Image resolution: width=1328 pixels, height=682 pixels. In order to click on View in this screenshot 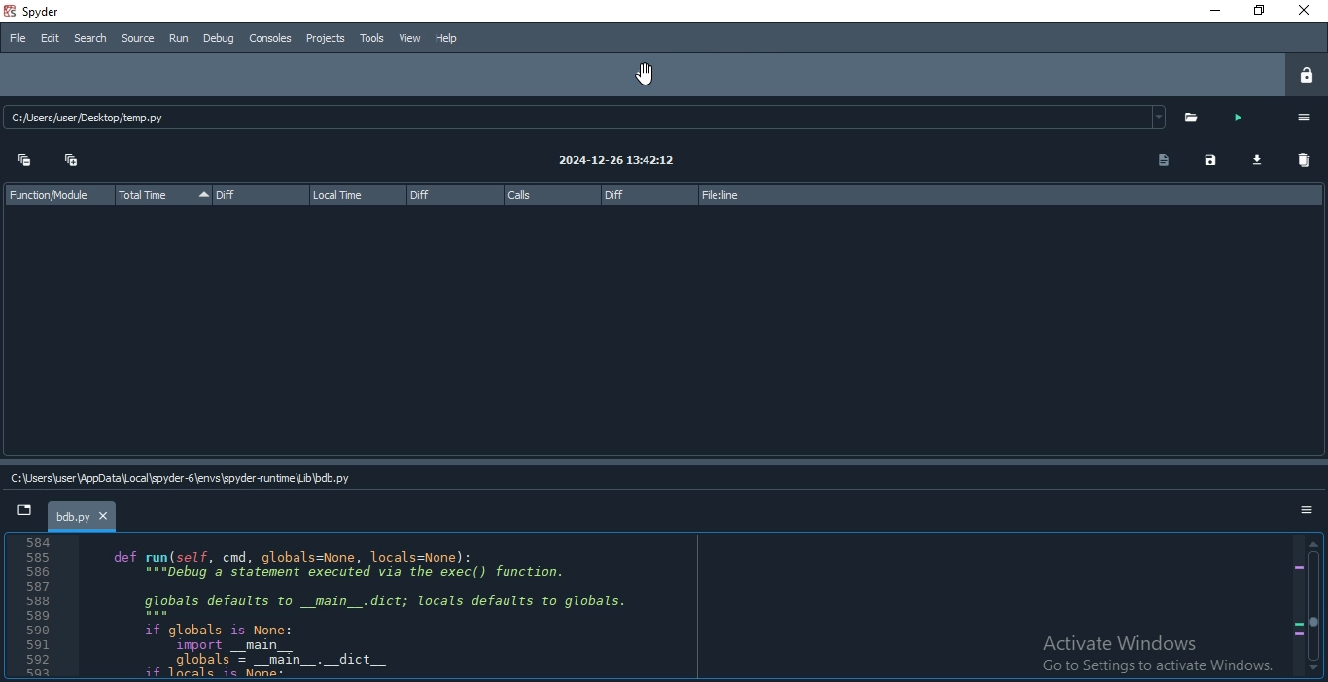, I will do `click(410, 39)`.